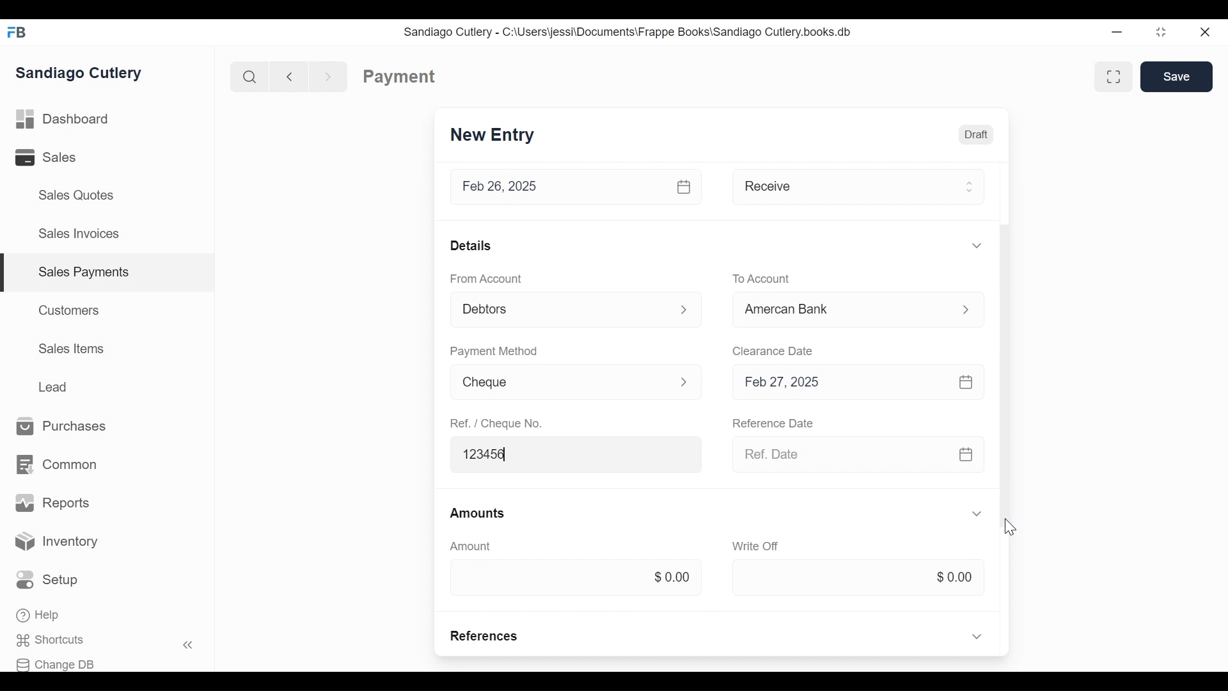 Image resolution: width=1228 pixels, height=691 pixels. I want to click on Calendar, so click(686, 187).